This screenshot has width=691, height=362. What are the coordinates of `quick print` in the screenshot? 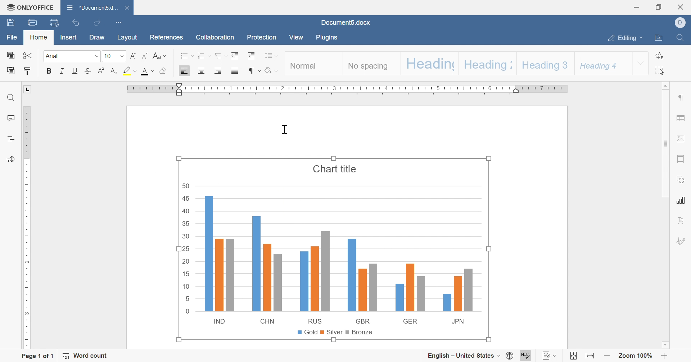 It's located at (54, 22).